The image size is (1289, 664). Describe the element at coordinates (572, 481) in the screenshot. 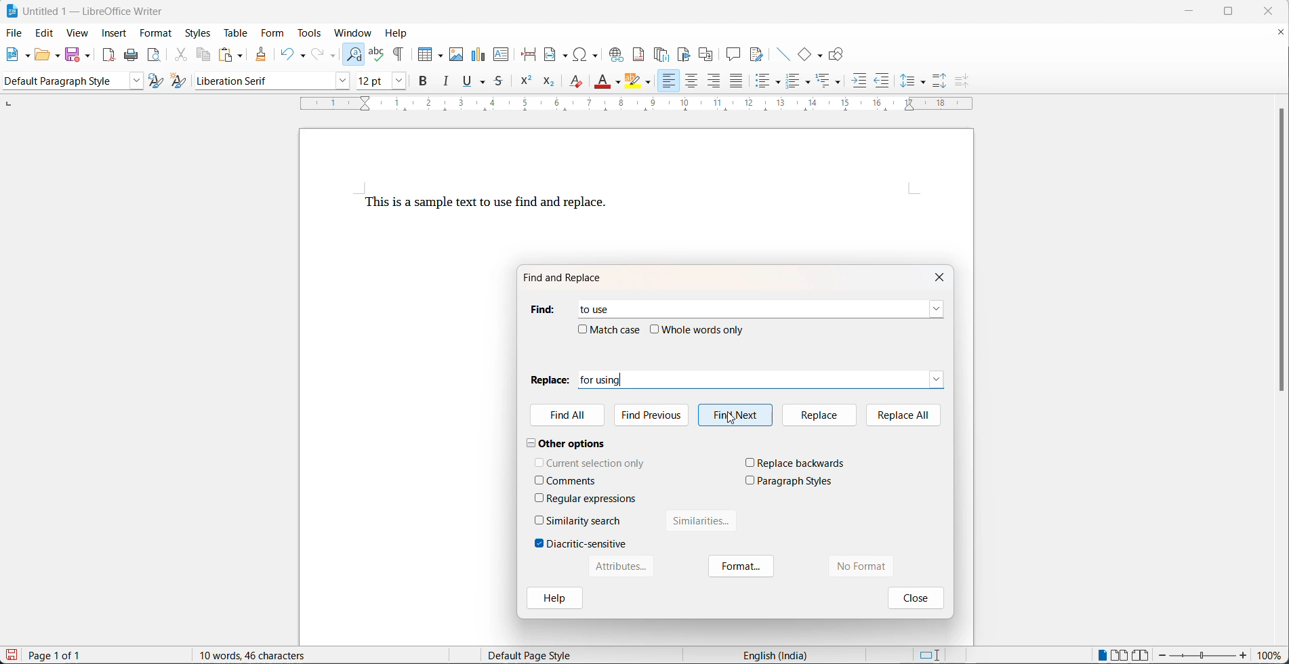

I see `comments` at that location.